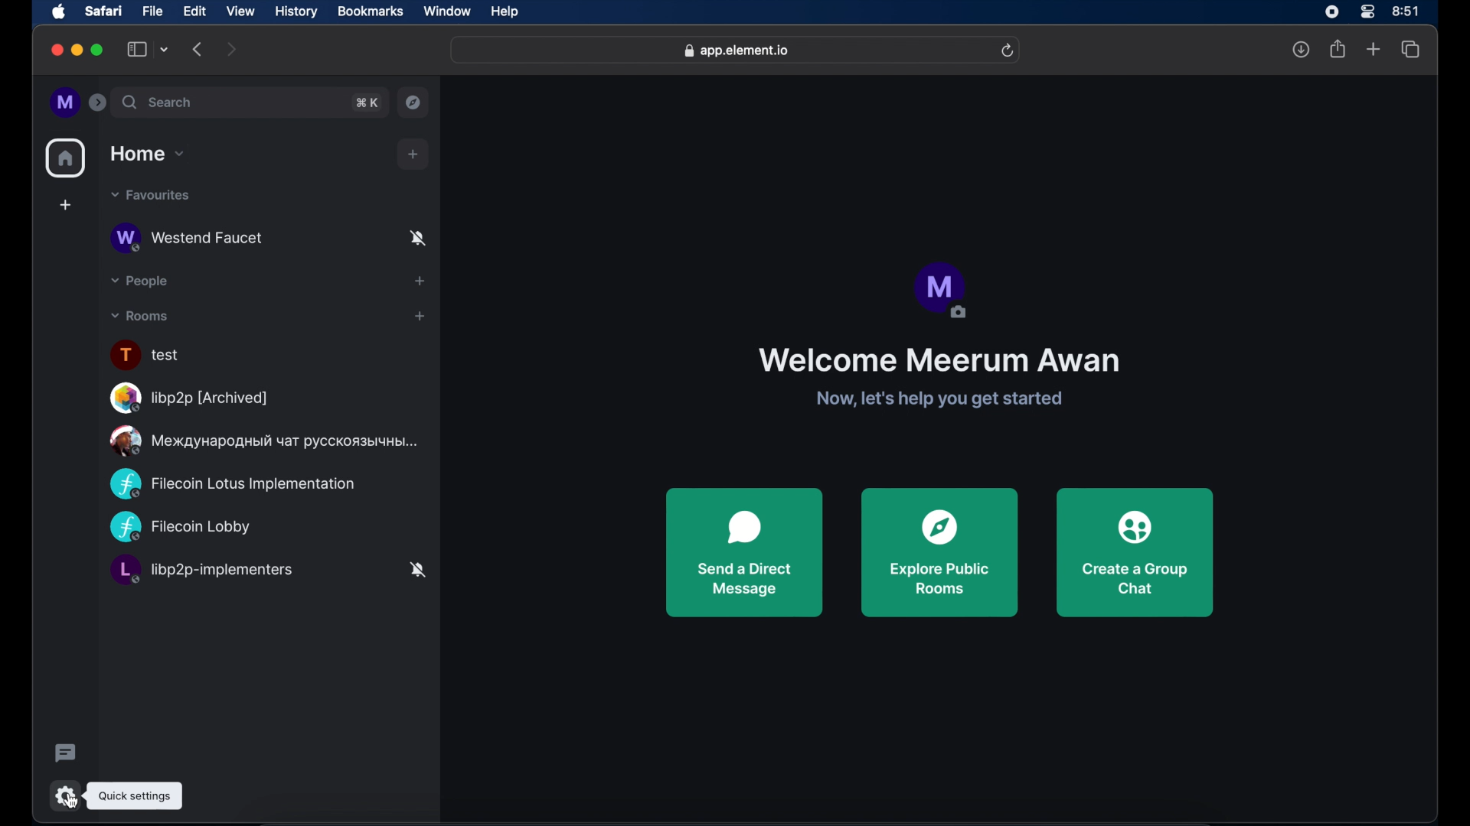 Image resolution: width=1470 pixels, height=826 pixels. Describe the element at coordinates (1371, 44) in the screenshot. I see `new tab` at that location.